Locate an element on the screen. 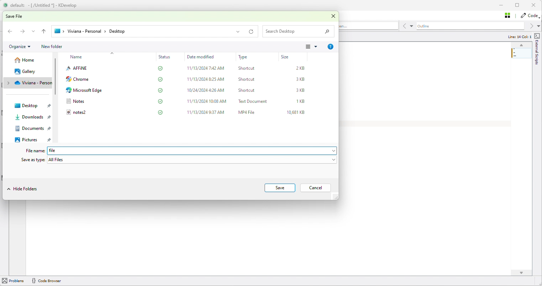 The width and height of the screenshot is (542, 286). file is located at coordinates (192, 150).